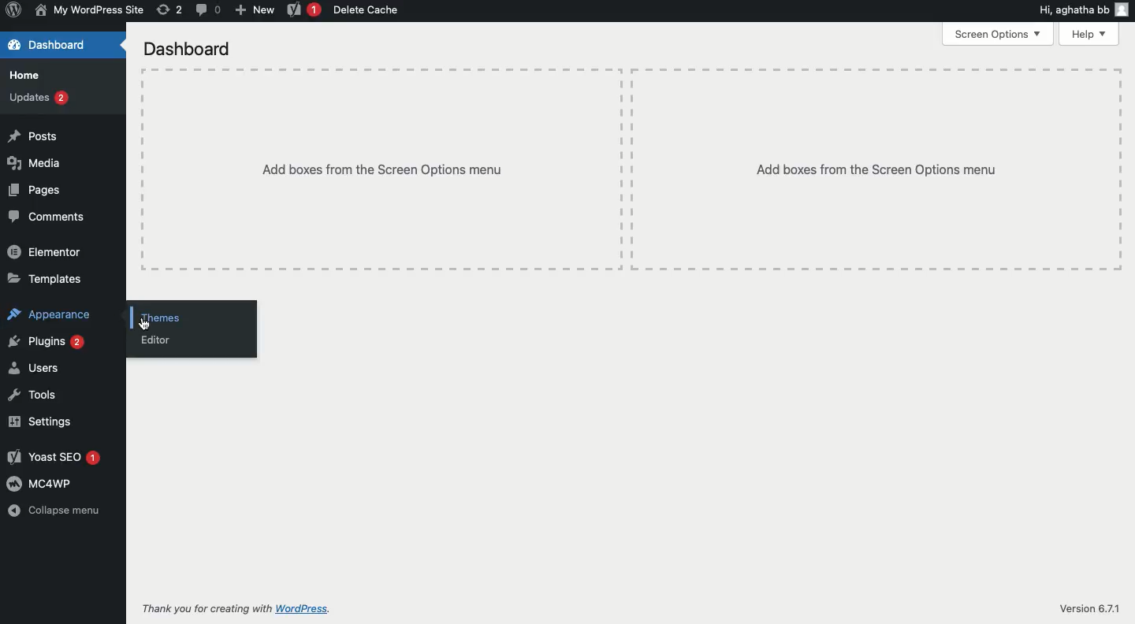 The image size is (1135, 624). I want to click on WordPress, so click(326, 609).